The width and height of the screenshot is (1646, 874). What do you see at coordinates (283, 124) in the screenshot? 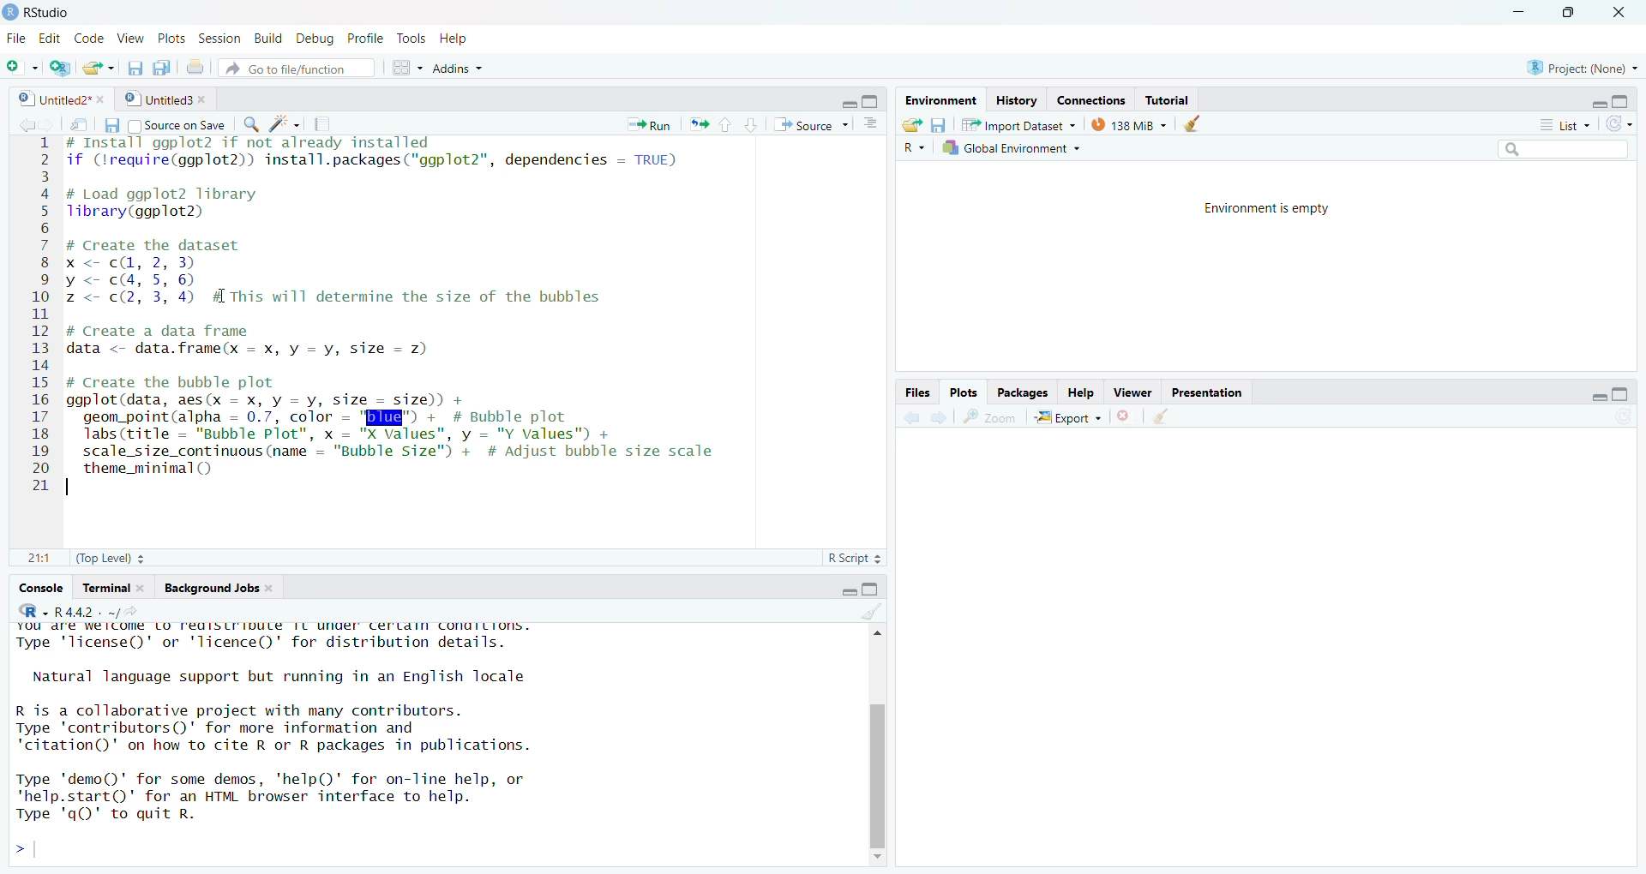
I see `code tools` at bounding box center [283, 124].